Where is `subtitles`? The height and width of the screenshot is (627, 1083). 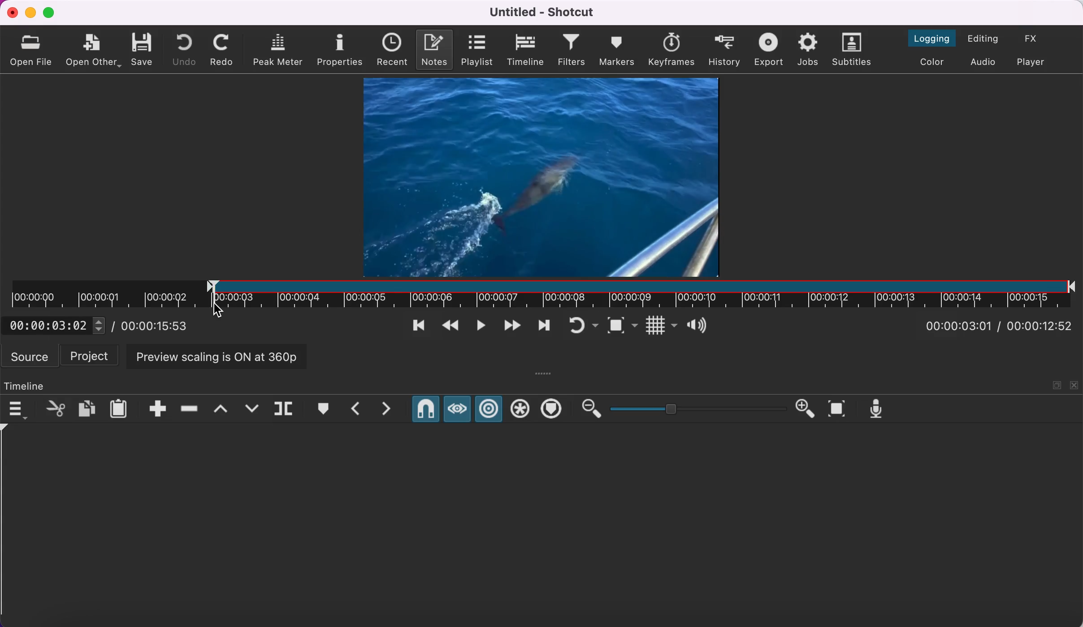 subtitles is located at coordinates (855, 50).